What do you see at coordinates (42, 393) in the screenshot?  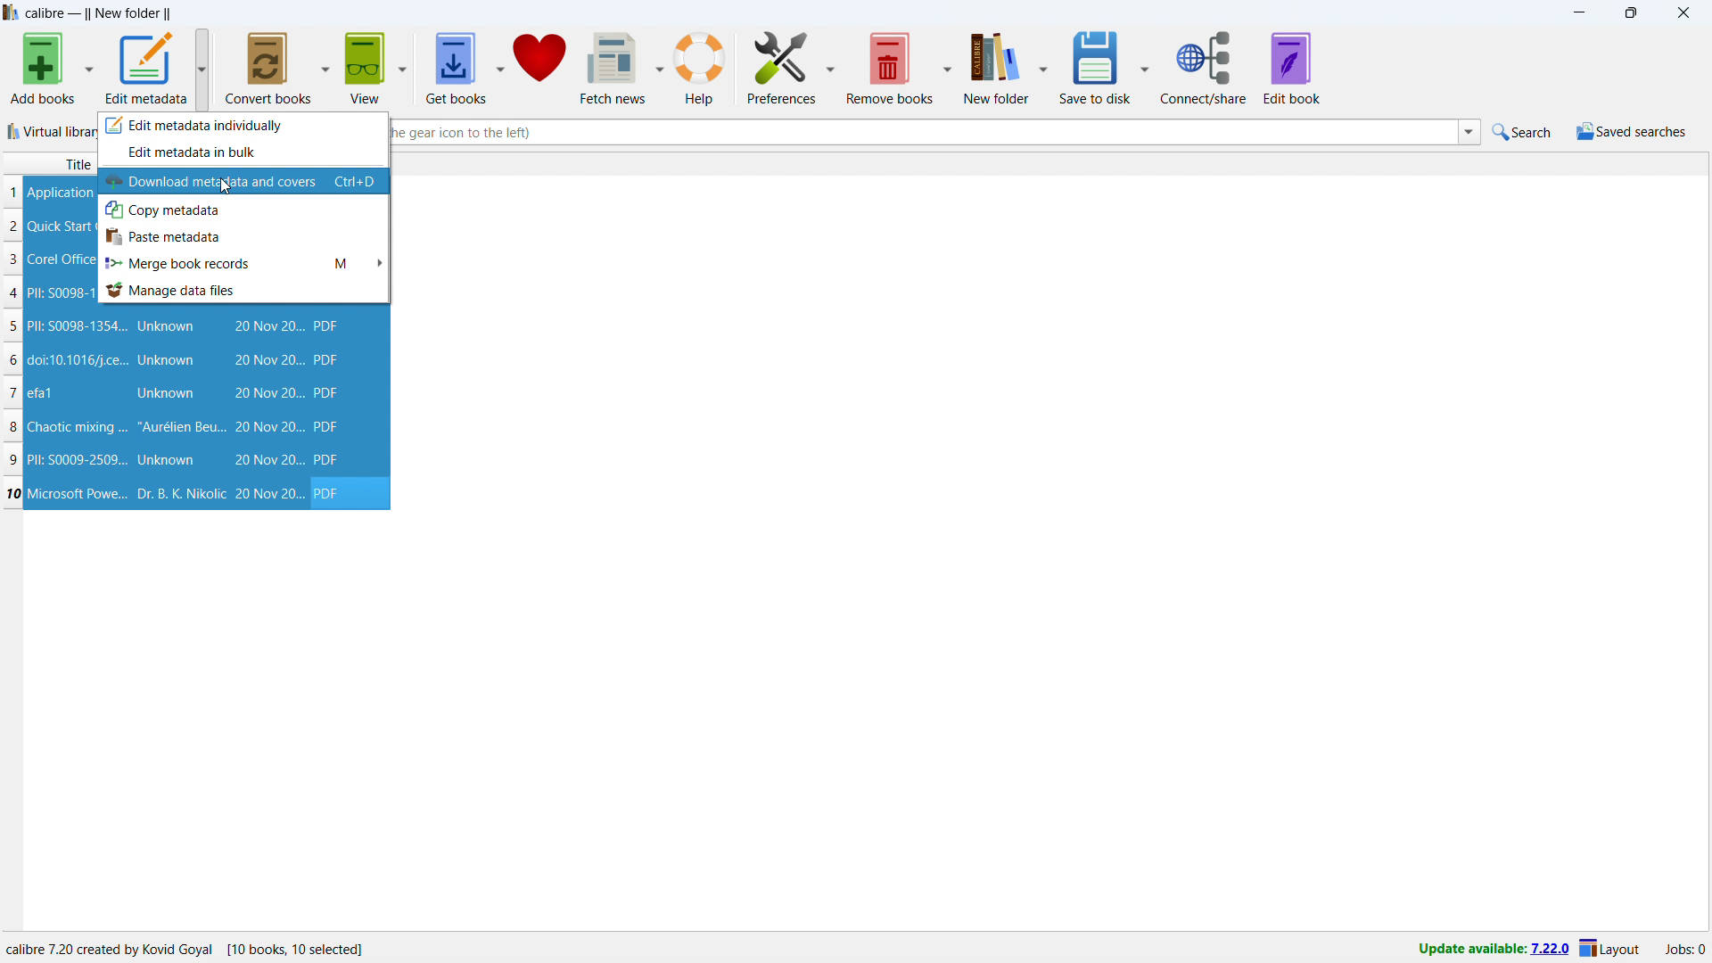 I see `efa1` at bounding box center [42, 393].